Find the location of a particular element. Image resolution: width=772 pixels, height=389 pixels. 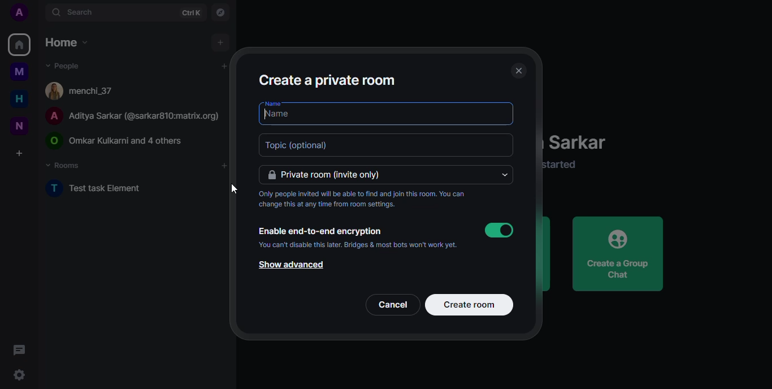

add is located at coordinates (224, 166).